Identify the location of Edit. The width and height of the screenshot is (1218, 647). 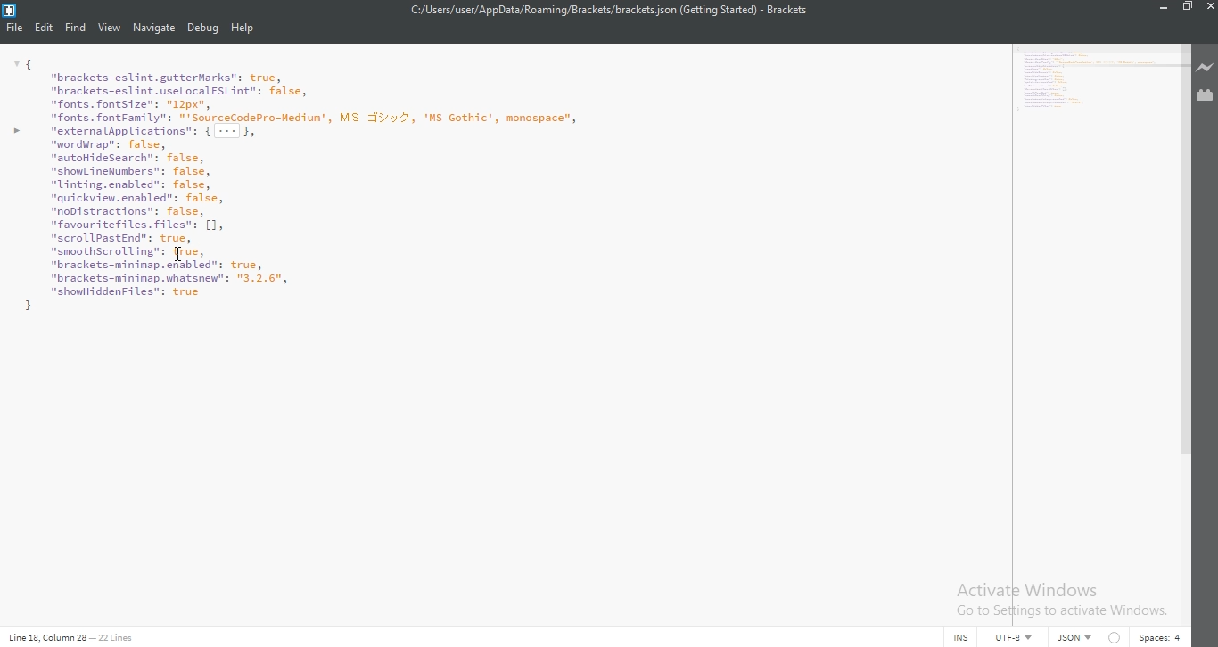
(44, 29).